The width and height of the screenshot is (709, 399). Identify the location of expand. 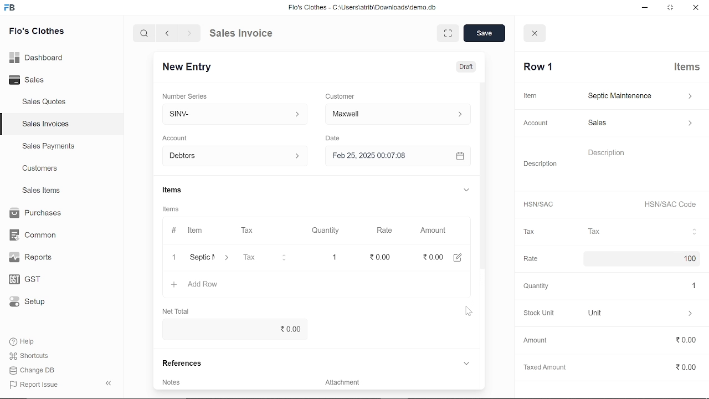
(446, 33).